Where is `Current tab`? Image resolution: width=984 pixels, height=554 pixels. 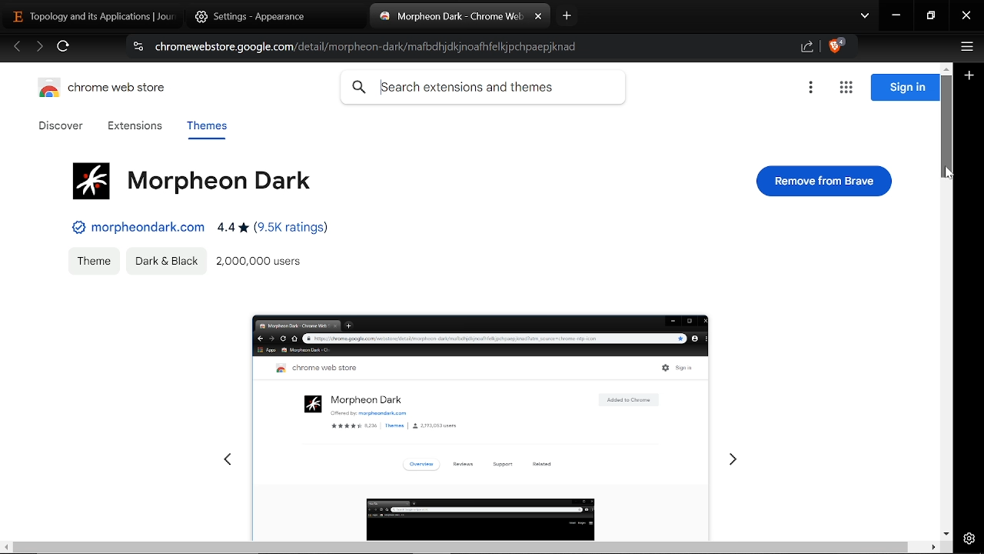 Current tab is located at coordinates (88, 15).